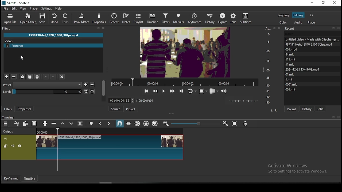 This screenshot has width=342, height=192. What do you see at coordinates (246, 18) in the screenshot?
I see `subtitles` at bounding box center [246, 18].